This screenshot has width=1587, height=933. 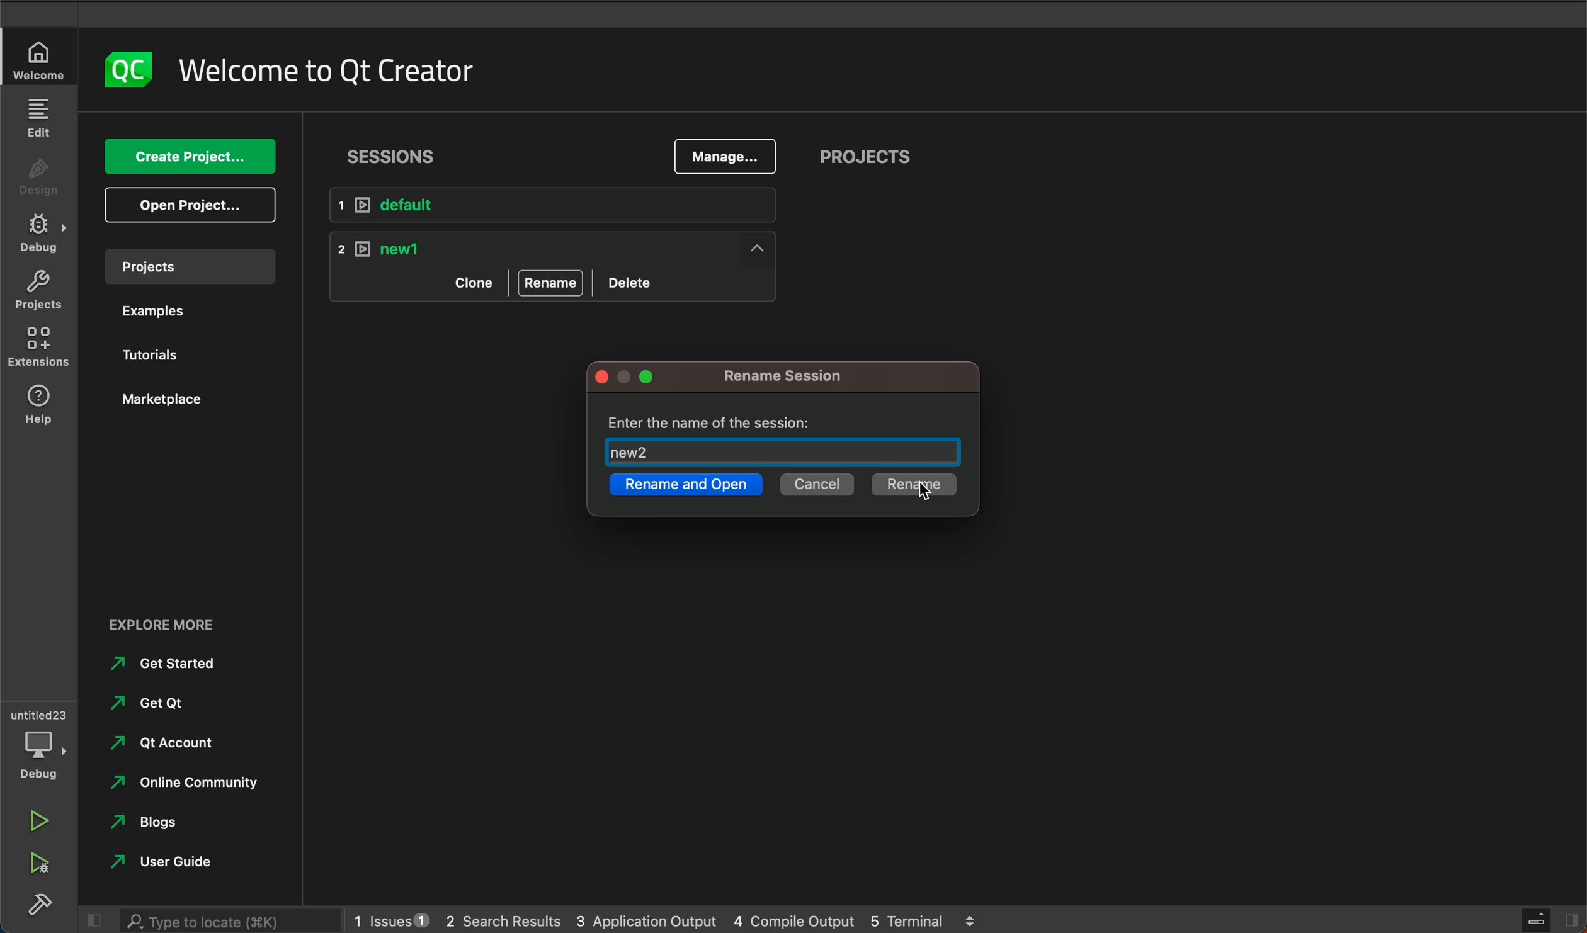 I want to click on sessions, so click(x=397, y=152).